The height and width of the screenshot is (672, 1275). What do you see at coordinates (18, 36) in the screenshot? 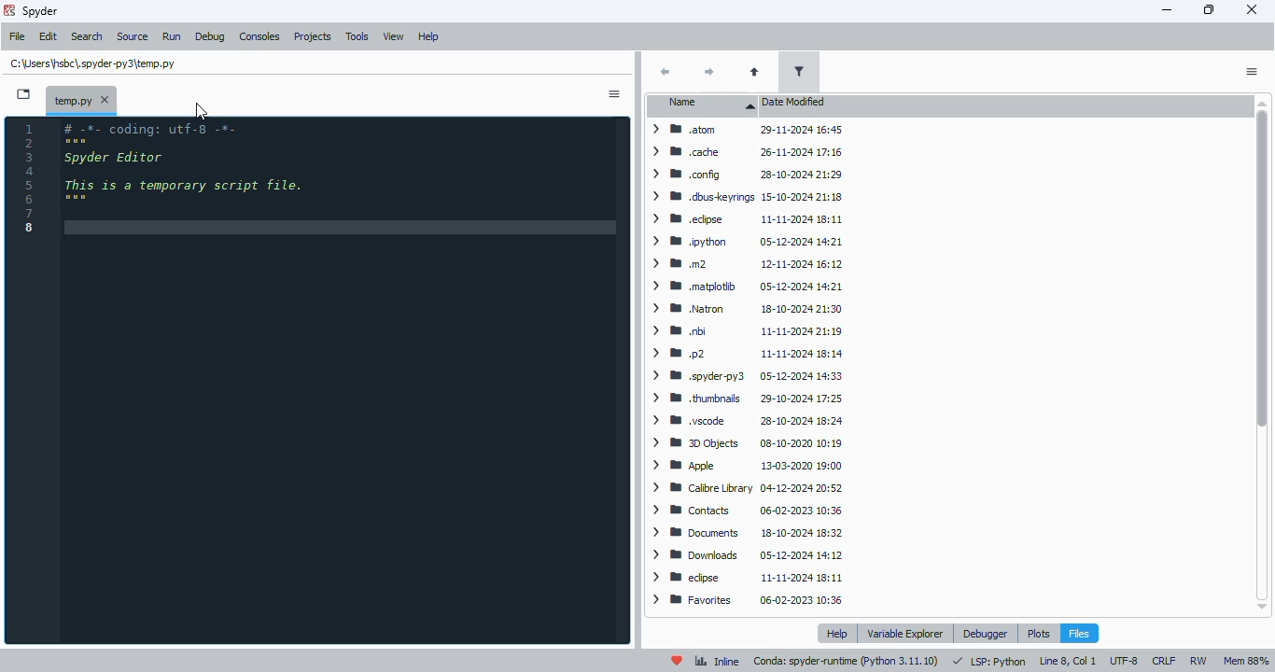
I see `file` at bounding box center [18, 36].